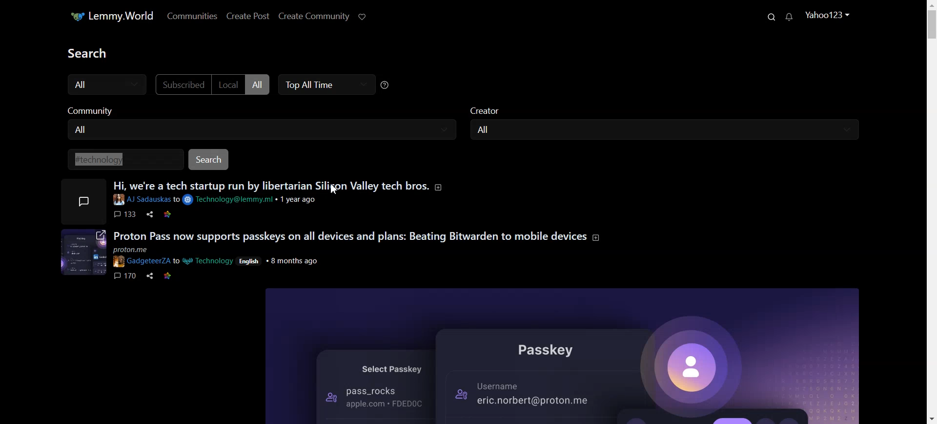 This screenshot has height=424, width=937. I want to click on Subscribed, so click(181, 84).